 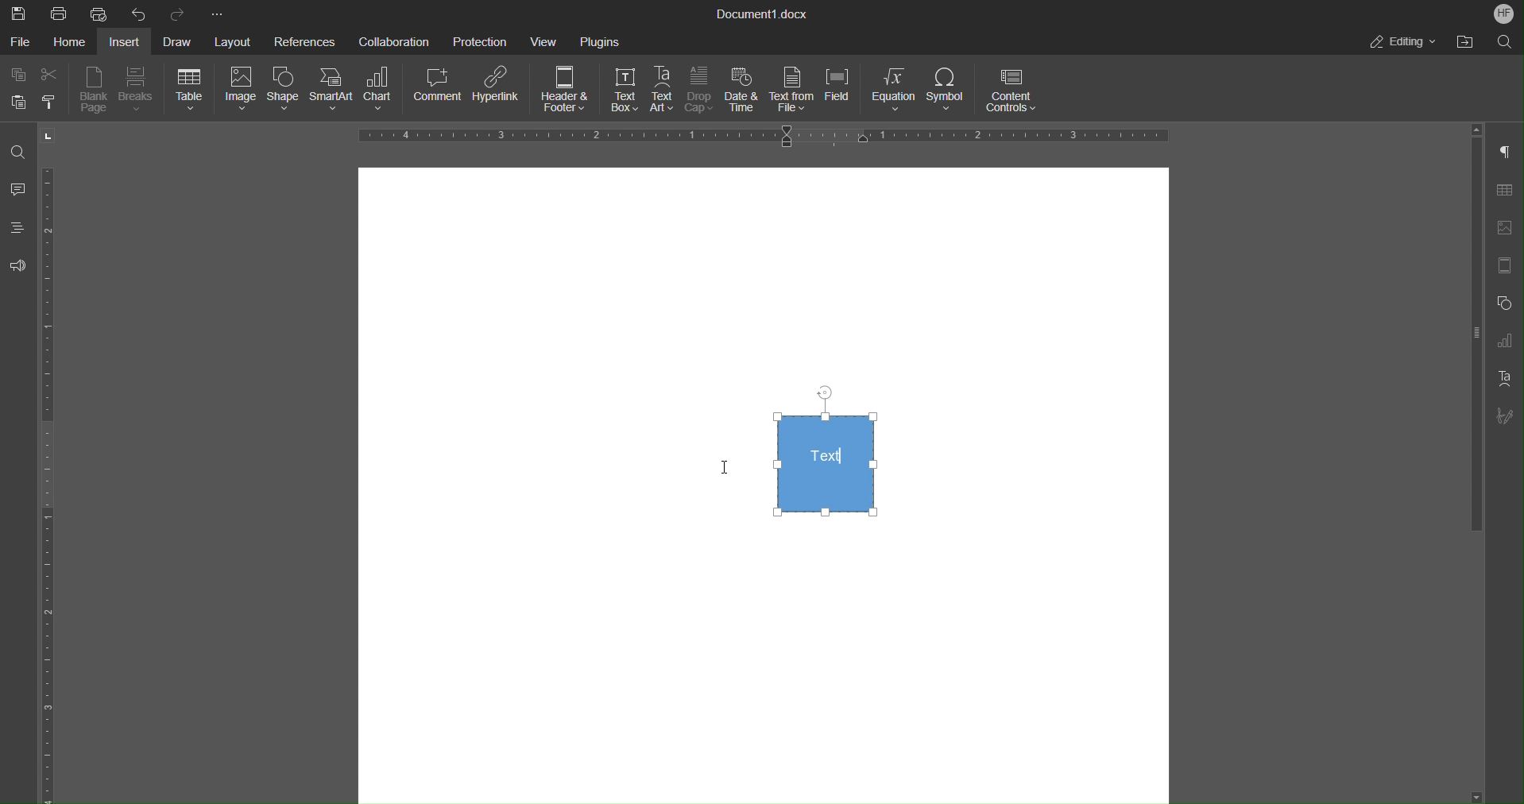 What do you see at coordinates (393, 41) in the screenshot?
I see `Collaboration` at bounding box center [393, 41].